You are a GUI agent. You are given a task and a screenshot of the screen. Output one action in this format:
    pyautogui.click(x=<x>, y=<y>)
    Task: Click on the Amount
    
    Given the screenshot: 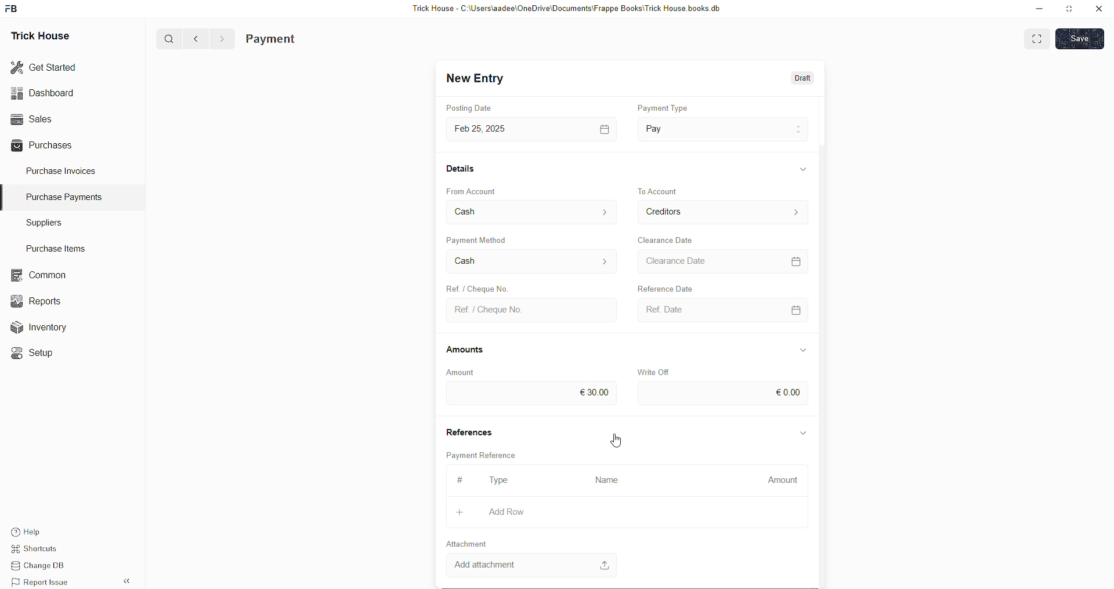 What is the action you would take?
    pyautogui.click(x=464, y=371)
    